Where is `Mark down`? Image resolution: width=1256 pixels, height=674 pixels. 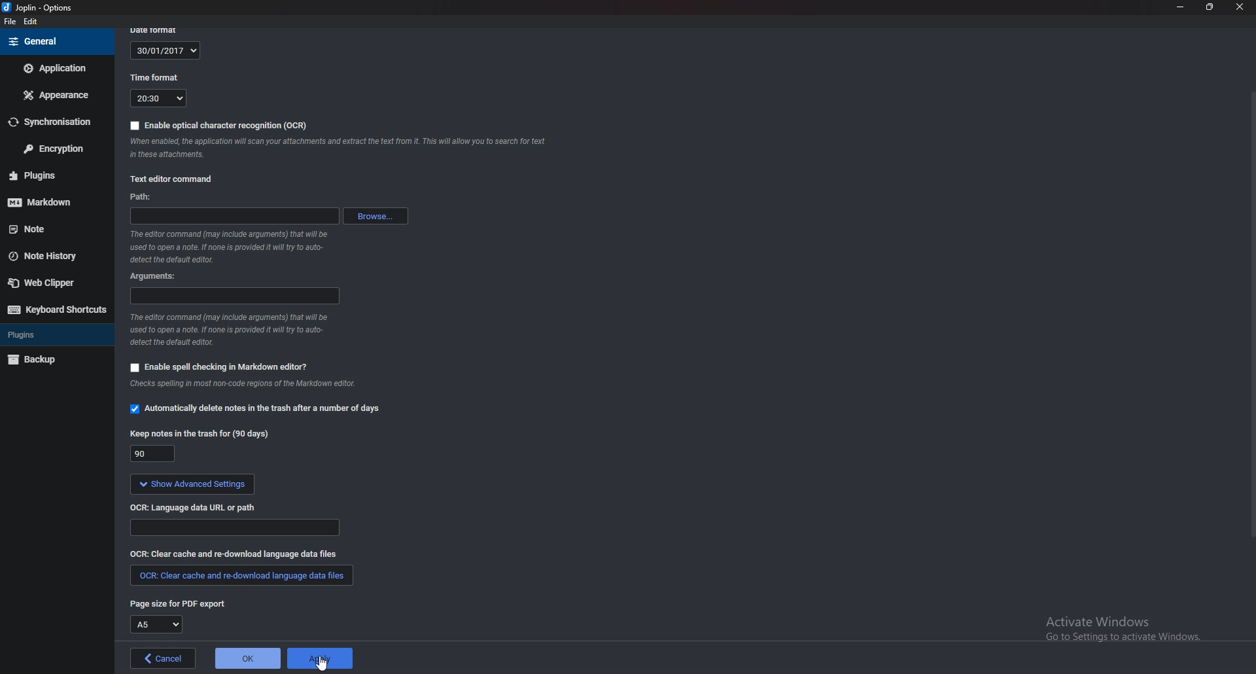
Mark down is located at coordinates (49, 202).